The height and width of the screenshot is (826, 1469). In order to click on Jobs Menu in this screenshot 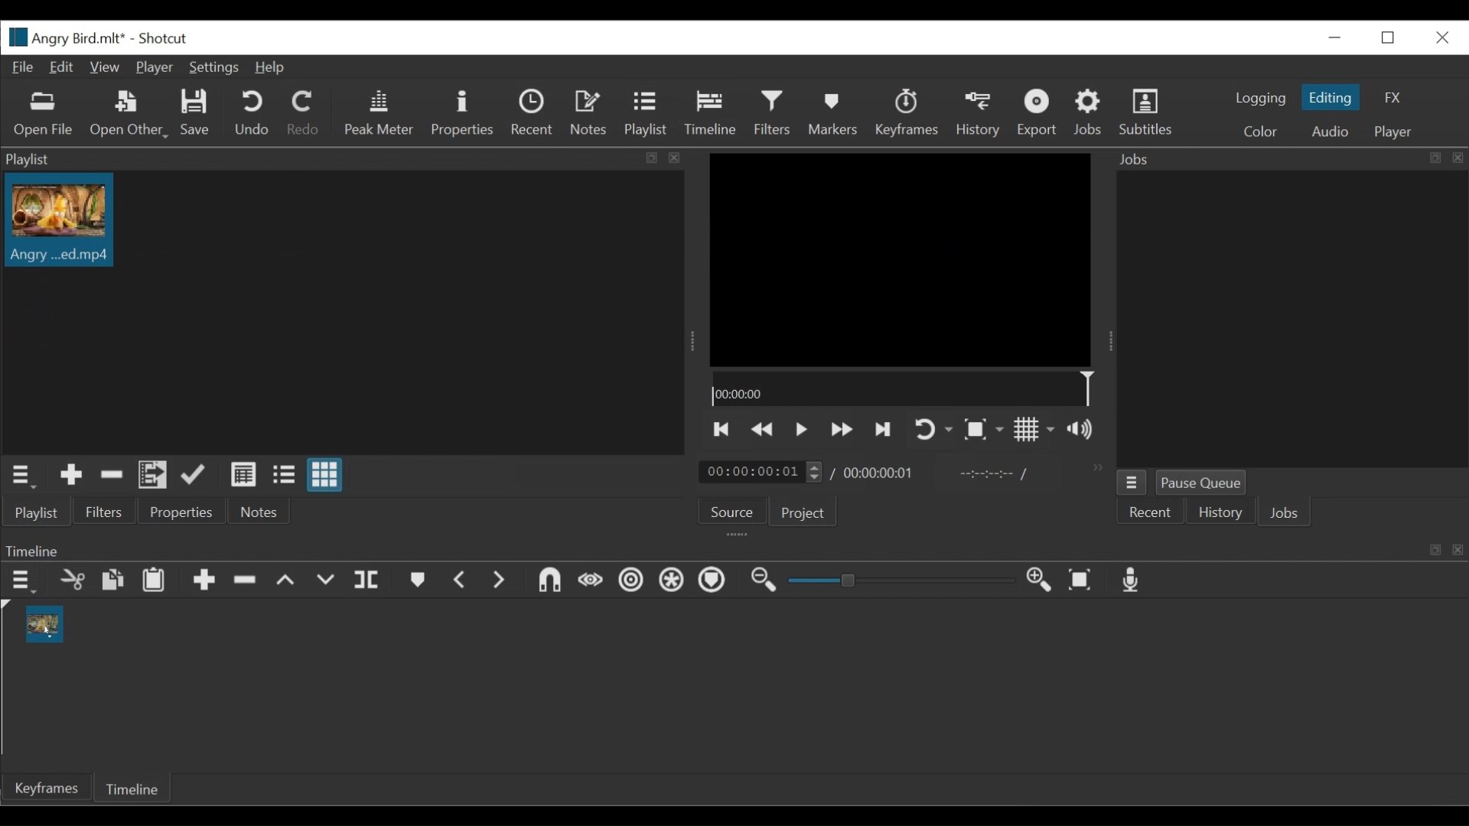, I will do `click(1131, 483)`.